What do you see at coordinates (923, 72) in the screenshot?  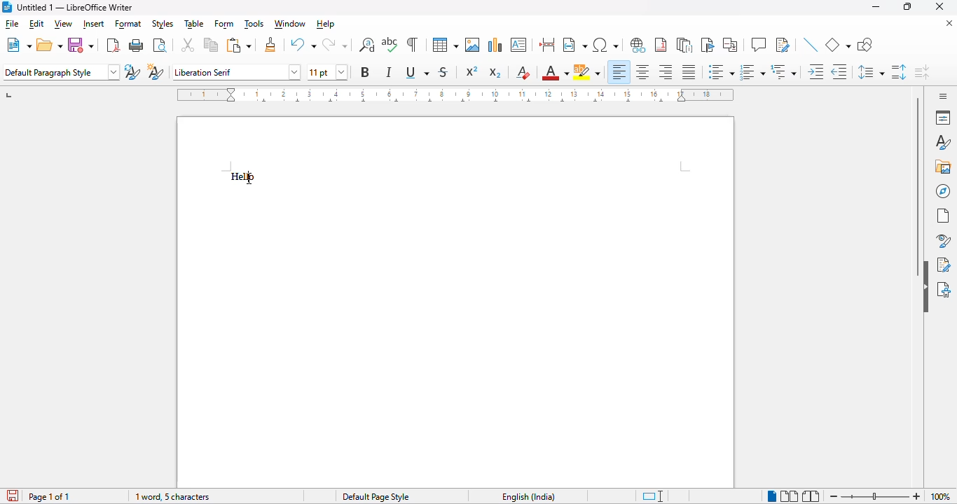 I see `decrease paragraph spacing` at bounding box center [923, 72].